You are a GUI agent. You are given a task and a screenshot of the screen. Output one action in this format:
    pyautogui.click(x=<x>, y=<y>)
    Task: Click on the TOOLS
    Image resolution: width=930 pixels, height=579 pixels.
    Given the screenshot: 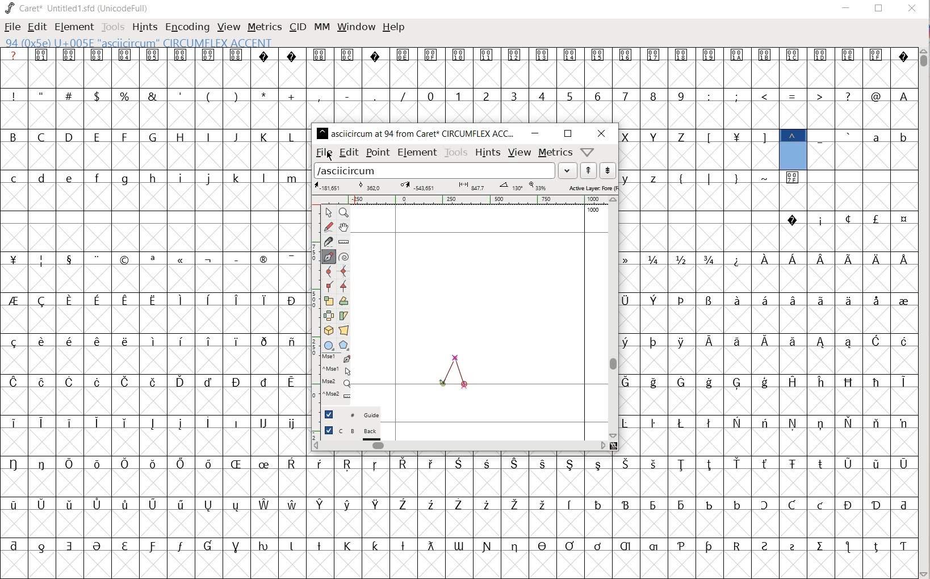 What is the action you would take?
    pyautogui.click(x=113, y=27)
    